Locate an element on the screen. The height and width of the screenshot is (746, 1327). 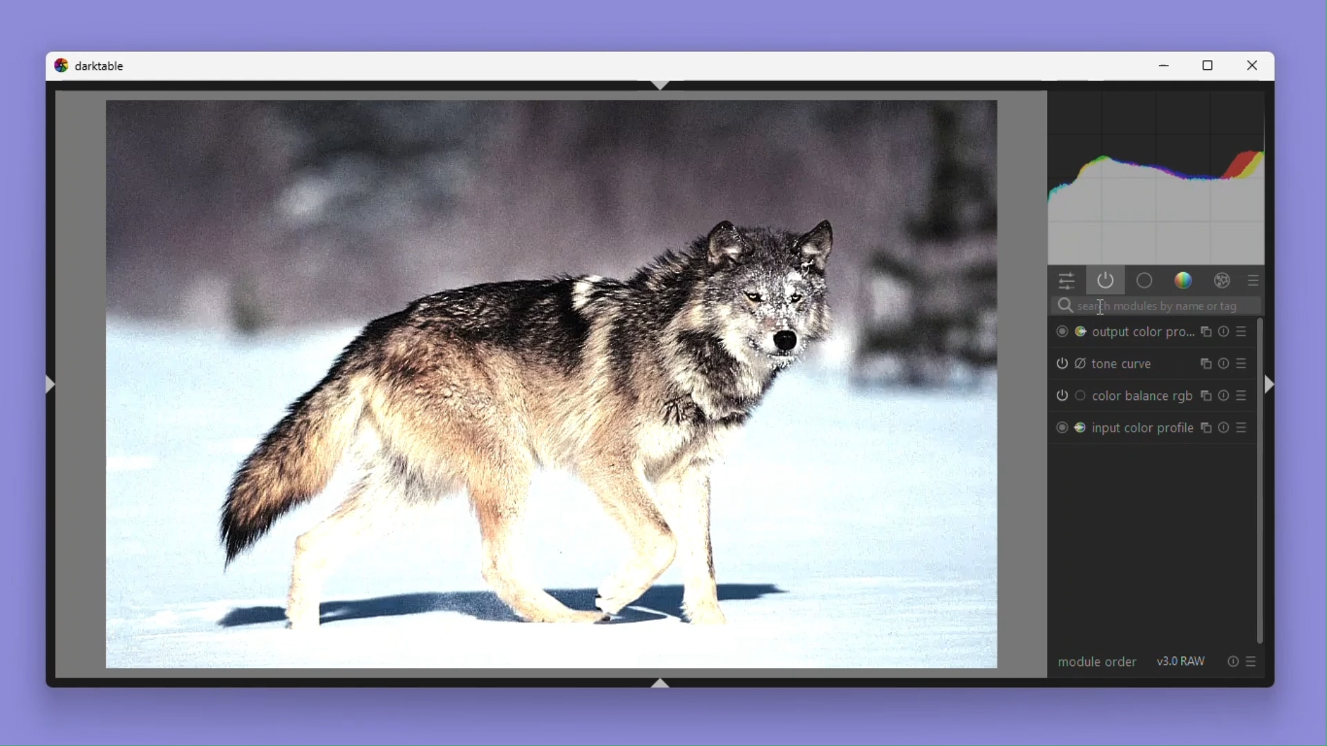
Effect is located at coordinates (1223, 281).